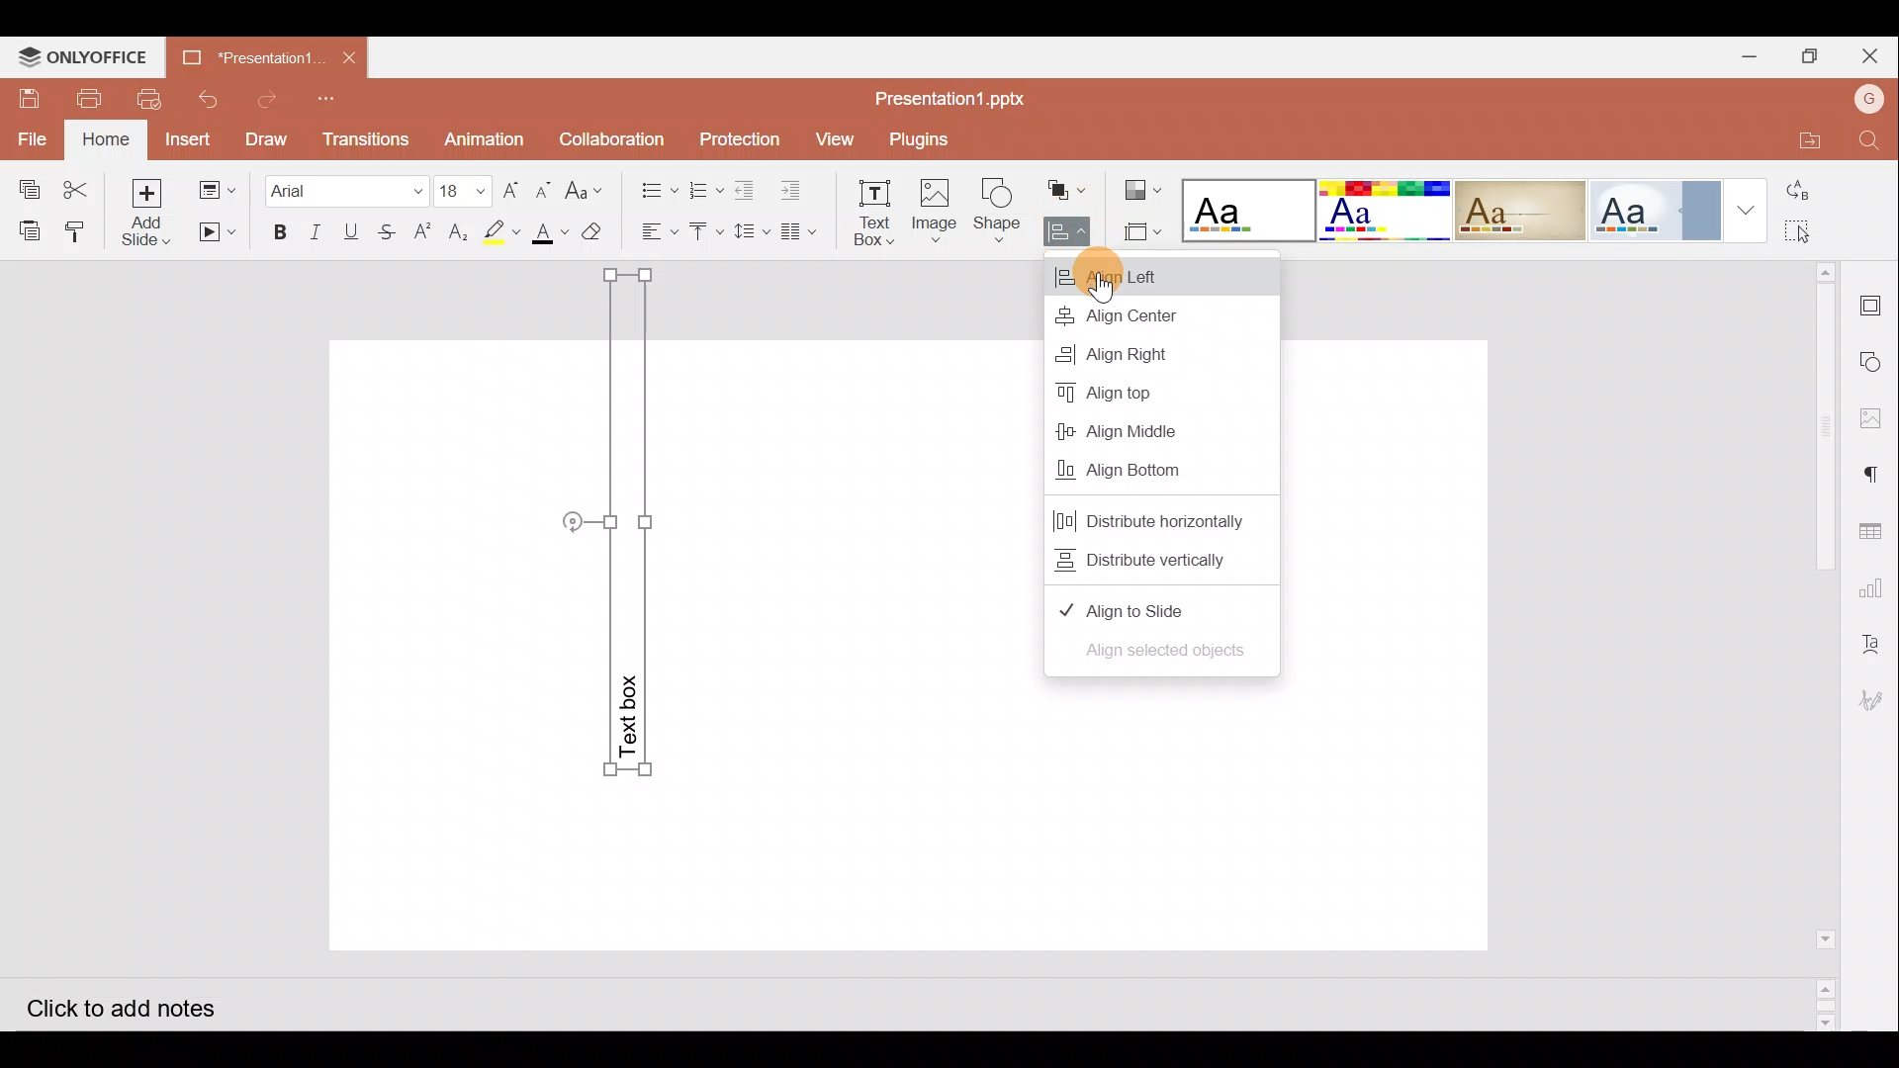 This screenshot has width=1899, height=1068. I want to click on Increase indent, so click(794, 187).